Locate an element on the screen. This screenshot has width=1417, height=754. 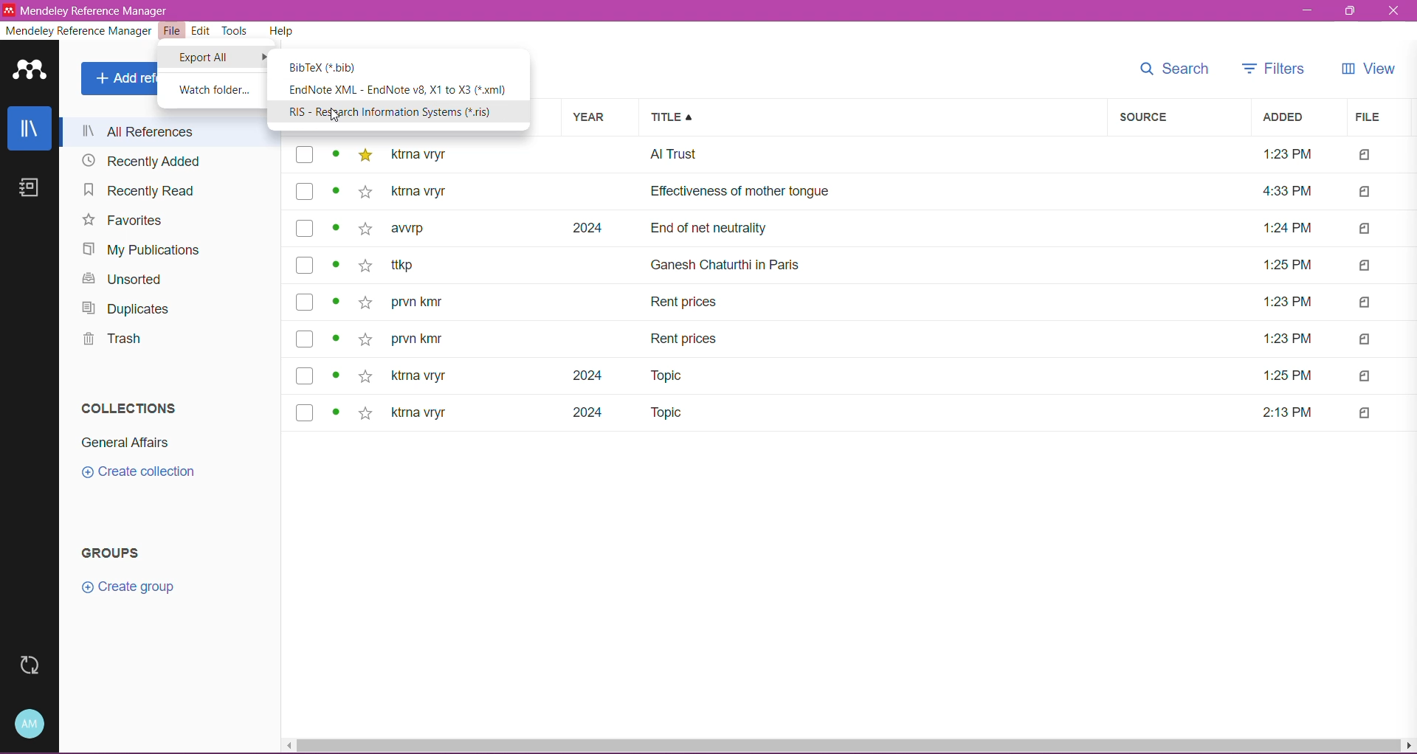
Click to Add to Favorites is located at coordinates (366, 284).